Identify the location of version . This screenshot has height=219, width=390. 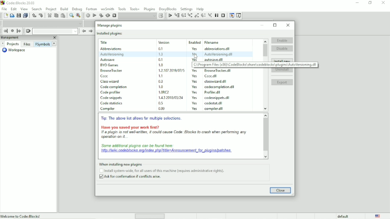
(161, 65).